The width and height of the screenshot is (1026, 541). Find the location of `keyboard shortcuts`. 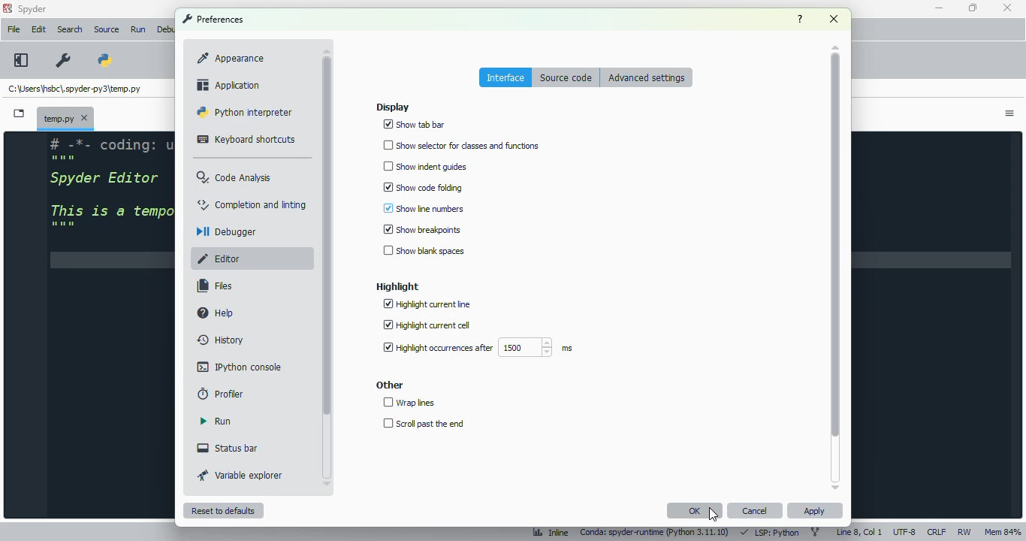

keyboard shortcuts is located at coordinates (247, 141).